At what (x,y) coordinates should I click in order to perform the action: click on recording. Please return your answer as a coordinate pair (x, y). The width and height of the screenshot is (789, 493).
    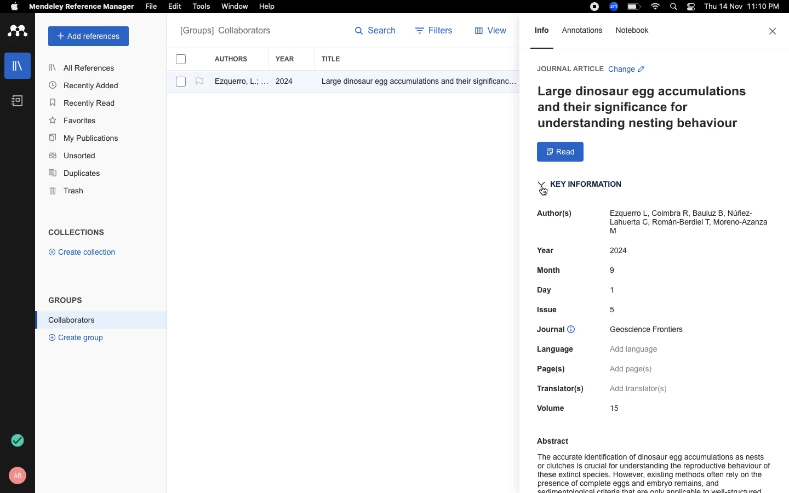
    Looking at the image, I should click on (593, 7).